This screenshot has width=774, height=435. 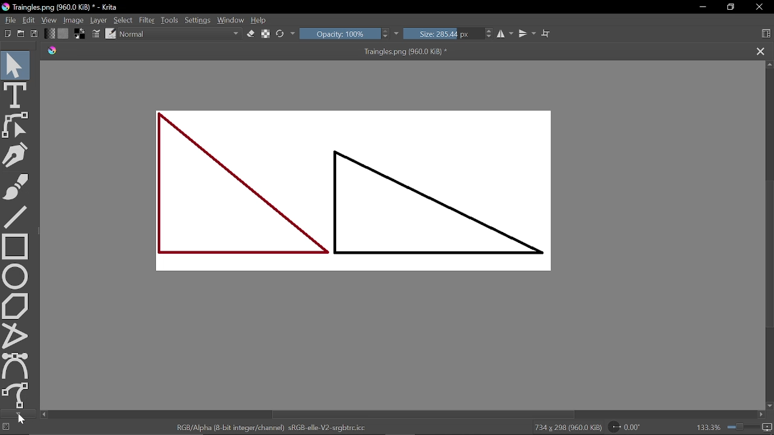 What do you see at coordinates (758, 51) in the screenshot?
I see `Close tab` at bounding box center [758, 51].